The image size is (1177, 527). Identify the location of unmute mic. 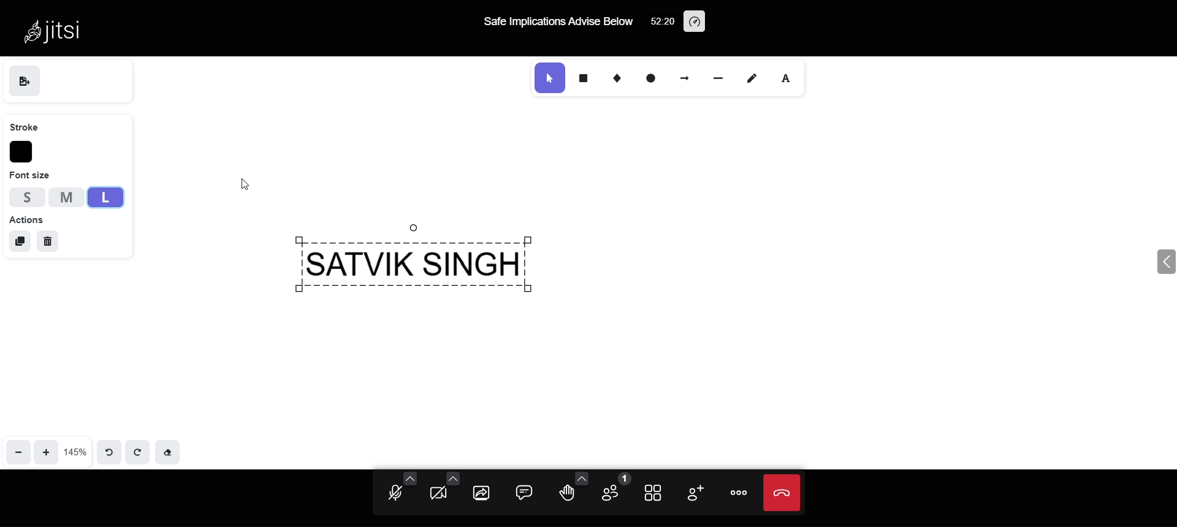
(393, 490).